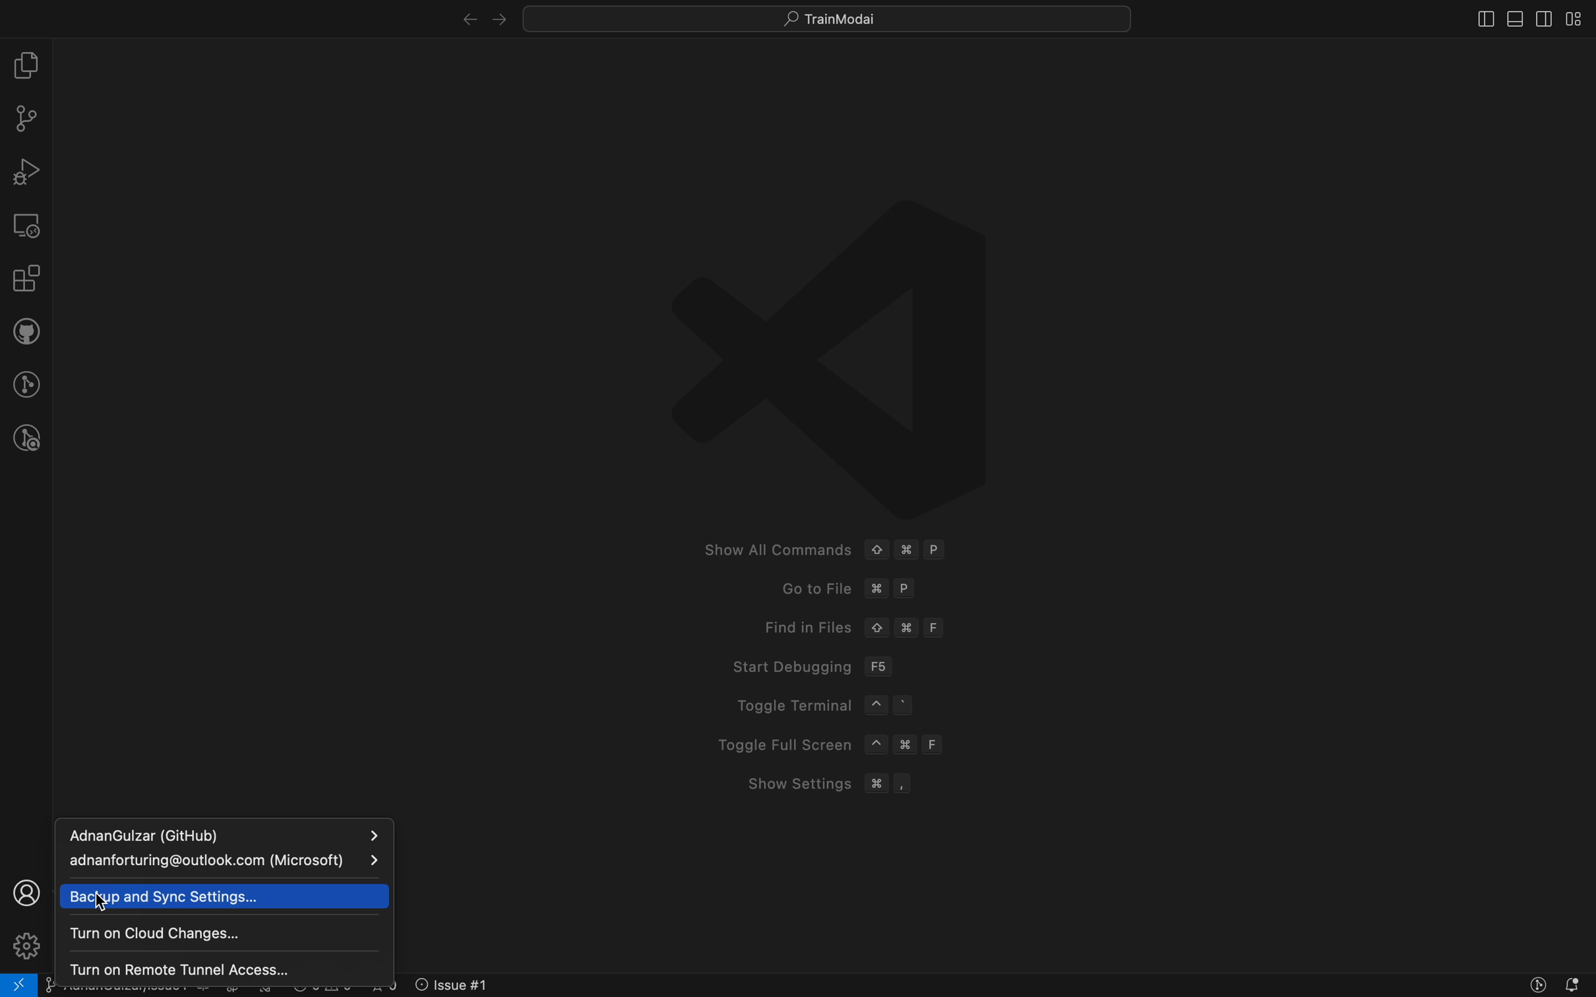 The height and width of the screenshot is (997, 1596). Describe the element at coordinates (823, 16) in the screenshot. I see `quick menus` at that location.